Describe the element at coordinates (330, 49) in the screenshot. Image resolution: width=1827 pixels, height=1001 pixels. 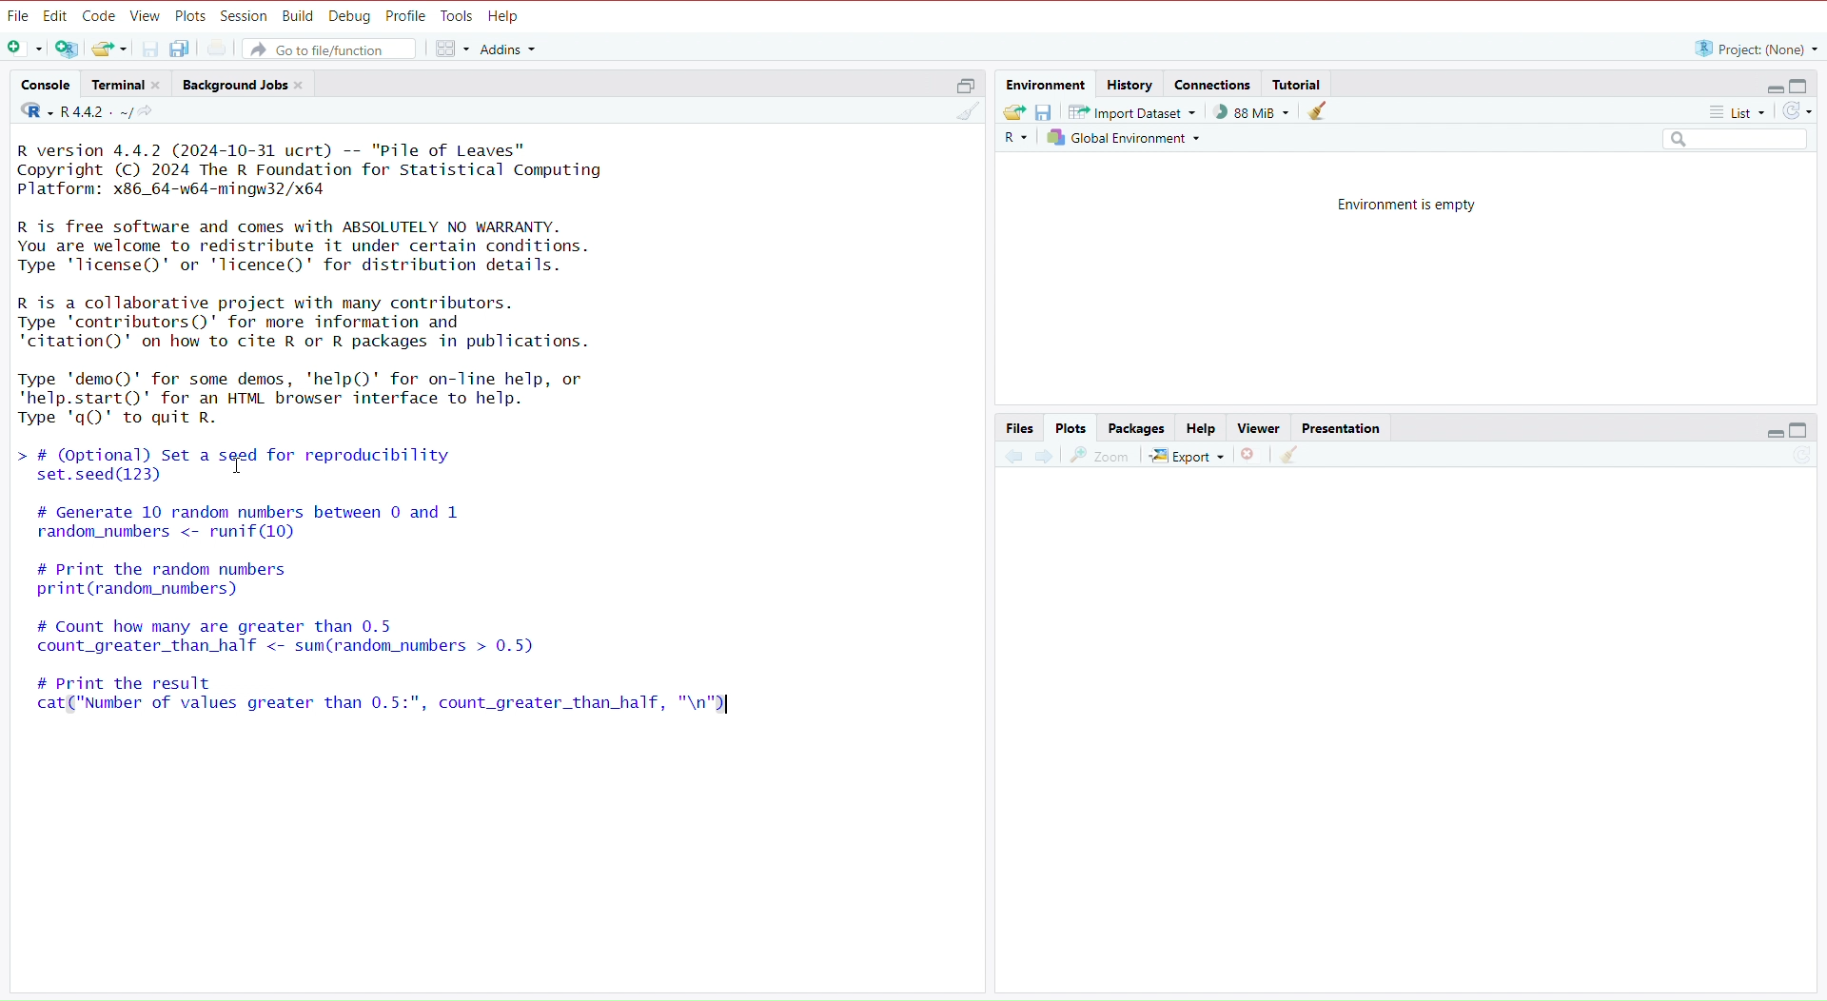
I see `Go to file/function` at that location.